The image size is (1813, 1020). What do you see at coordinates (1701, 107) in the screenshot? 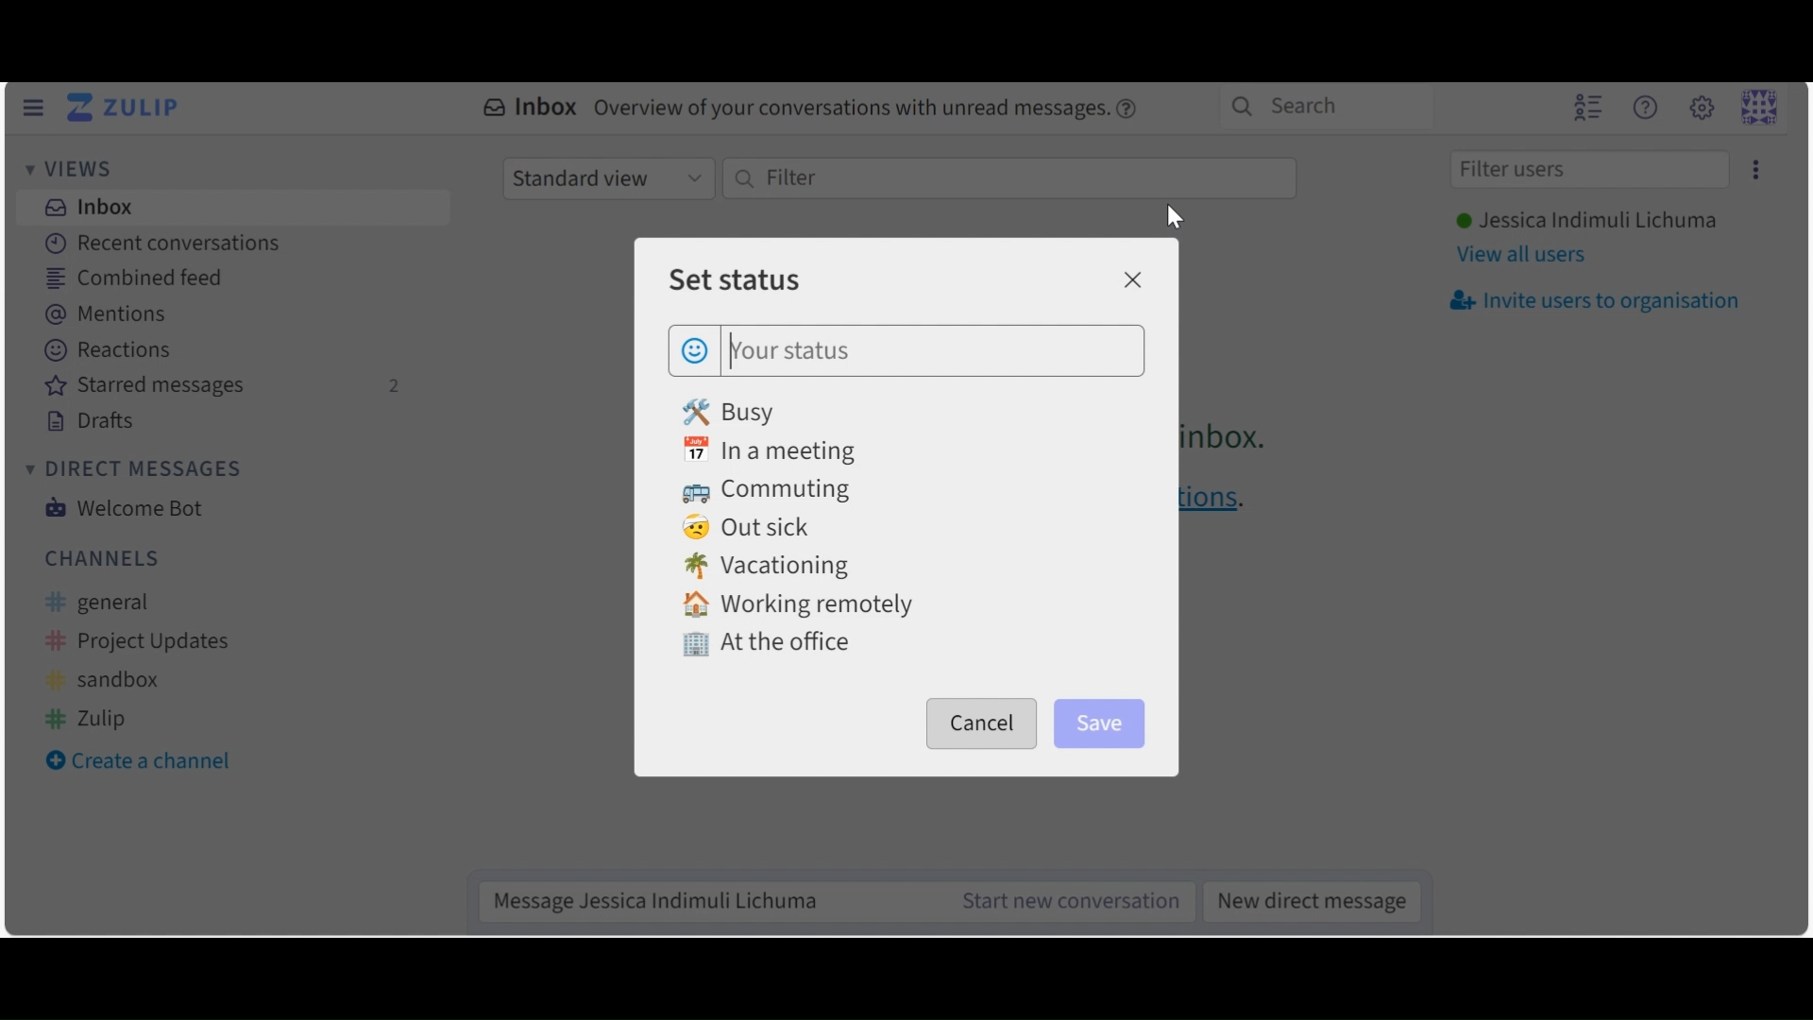
I see `Main menu` at bounding box center [1701, 107].